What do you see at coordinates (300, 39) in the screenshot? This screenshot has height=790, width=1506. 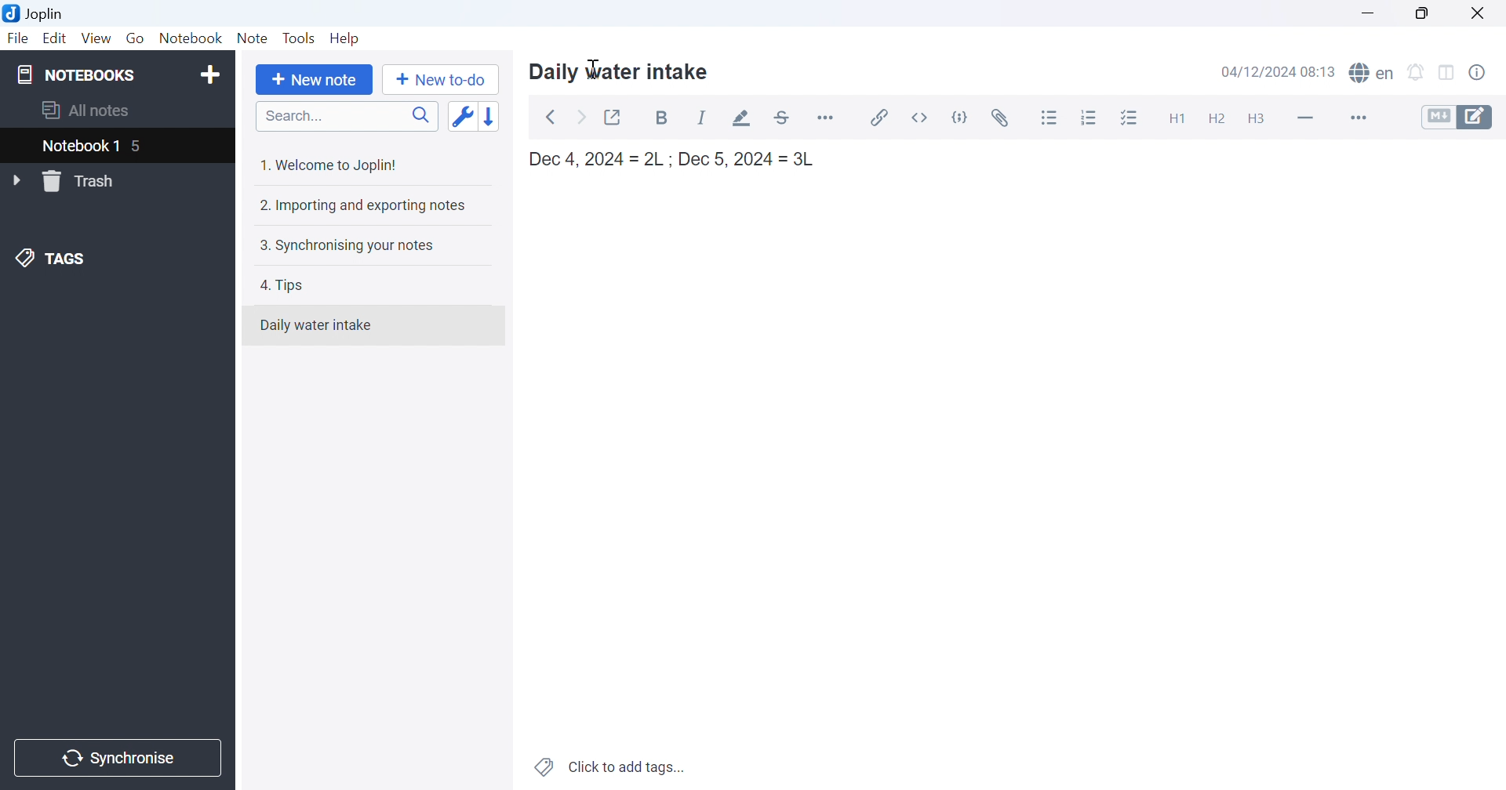 I see `Tools` at bounding box center [300, 39].